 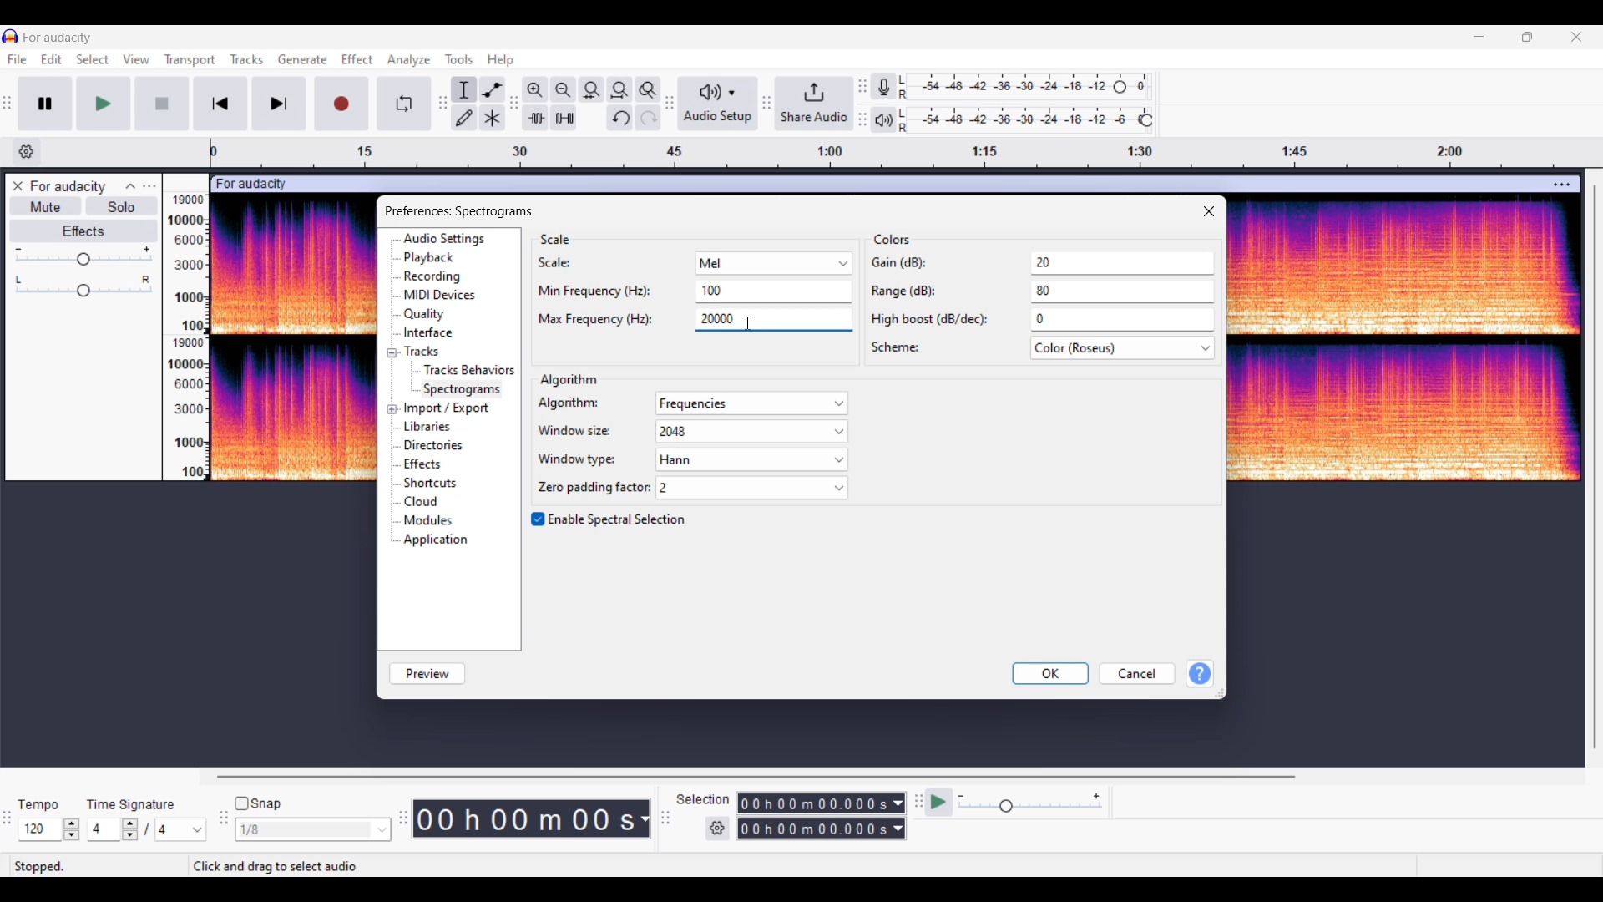 What do you see at coordinates (464, 388) in the screenshot?
I see `spectrogram` at bounding box center [464, 388].